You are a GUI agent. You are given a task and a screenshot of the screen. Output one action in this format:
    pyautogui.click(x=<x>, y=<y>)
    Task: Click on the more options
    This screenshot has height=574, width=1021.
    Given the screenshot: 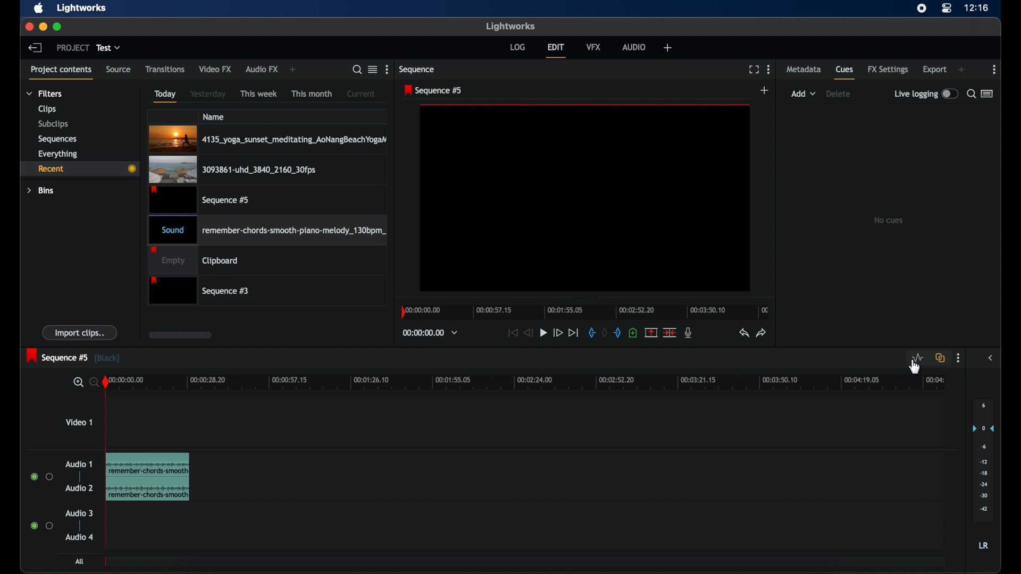 What is the action you would take?
    pyautogui.click(x=768, y=69)
    